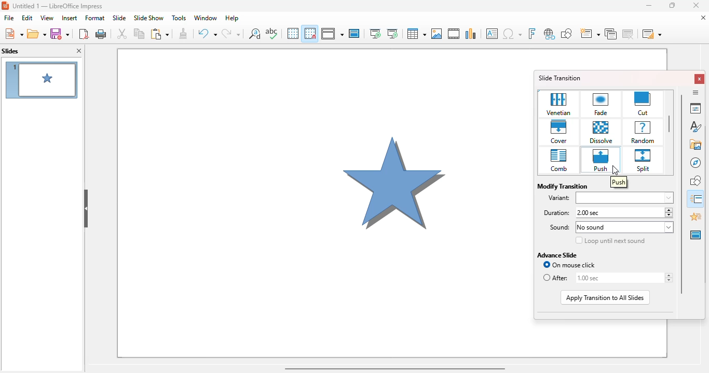 The width and height of the screenshot is (709, 373). I want to click on properties, so click(695, 108).